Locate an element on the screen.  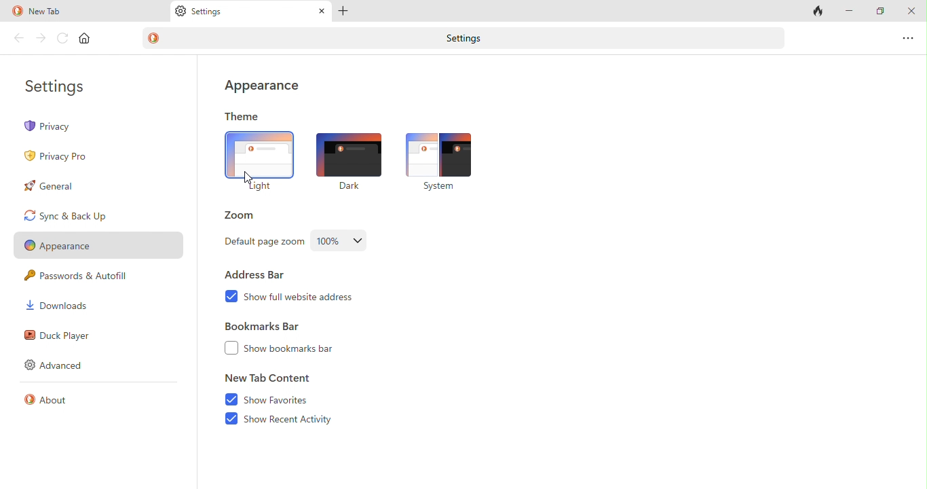
show full address is located at coordinates (315, 302).